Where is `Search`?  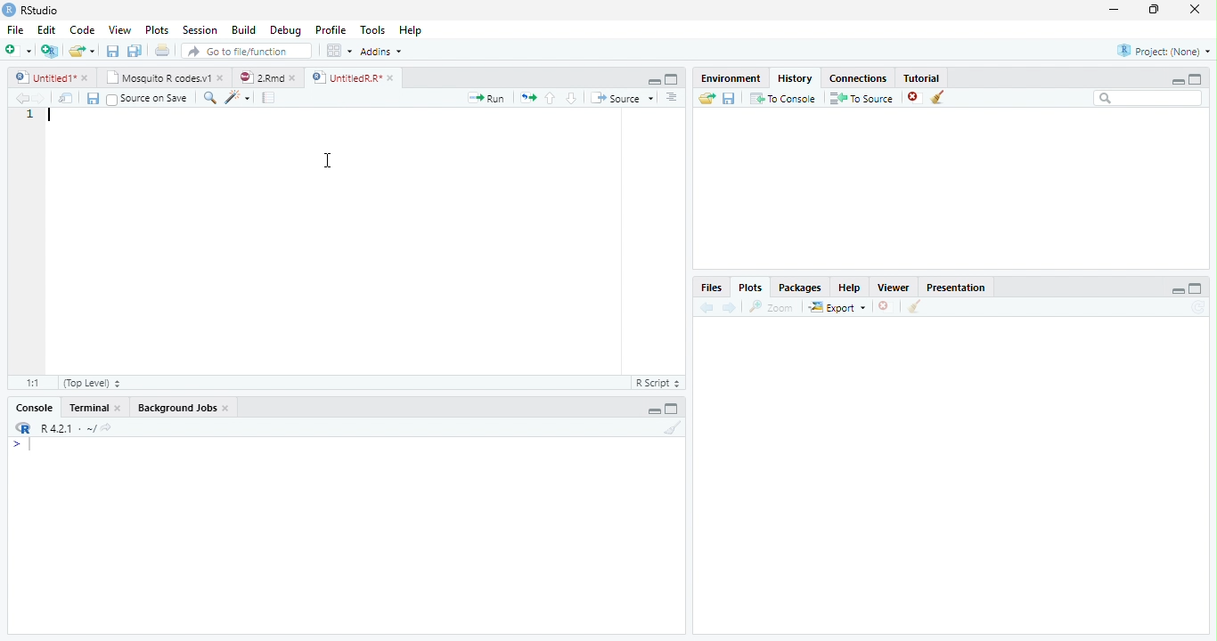
Search is located at coordinates (1148, 98).